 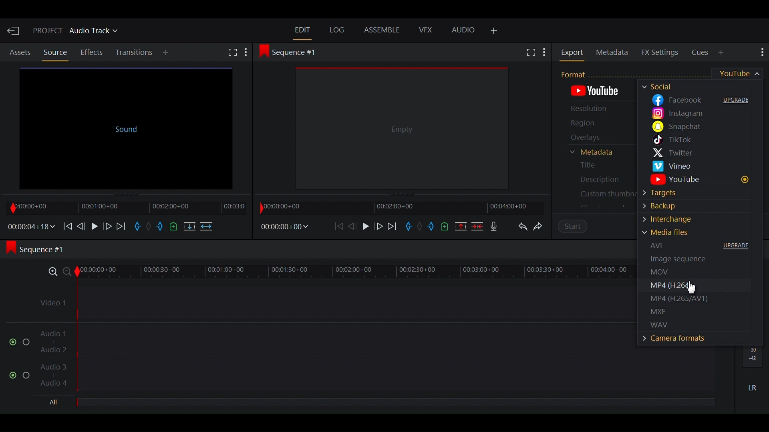 I want to click on Source, so click(x=55, y=52).